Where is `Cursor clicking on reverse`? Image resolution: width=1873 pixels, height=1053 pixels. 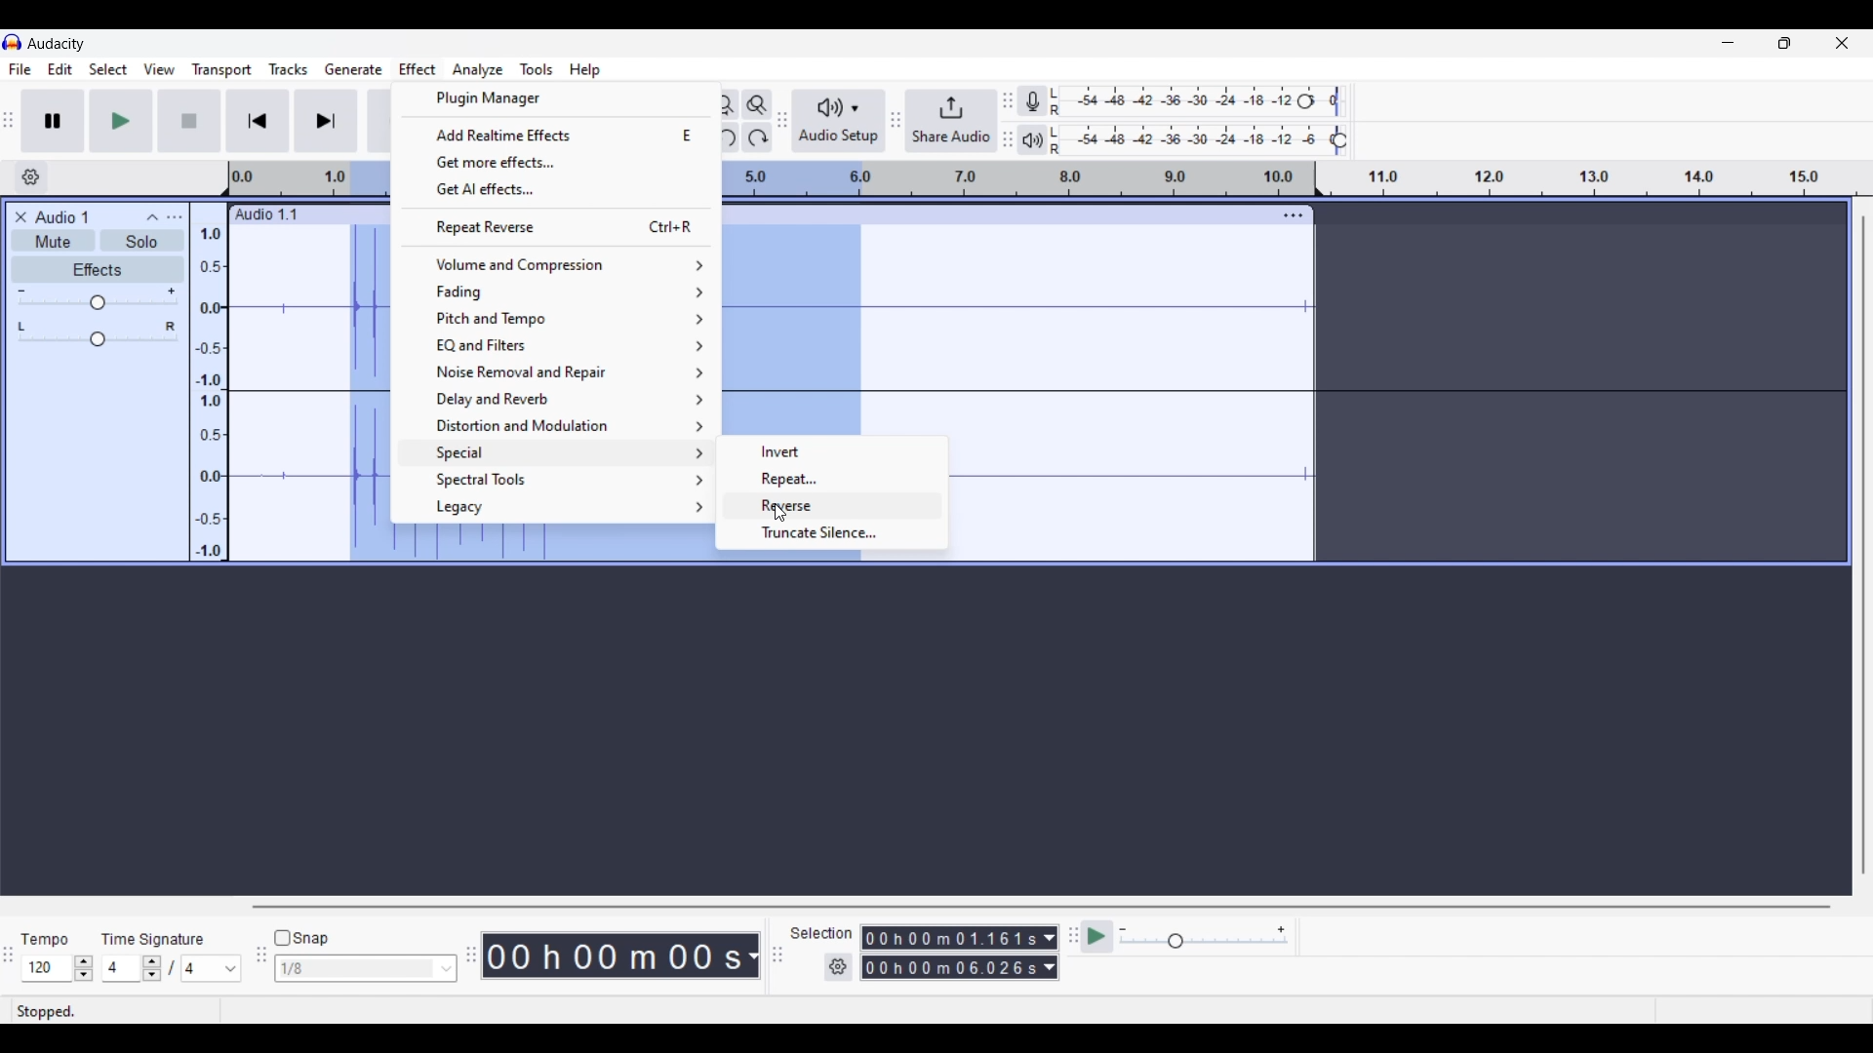
Cursor clicking on reverse is located at coordinates (779, 514).